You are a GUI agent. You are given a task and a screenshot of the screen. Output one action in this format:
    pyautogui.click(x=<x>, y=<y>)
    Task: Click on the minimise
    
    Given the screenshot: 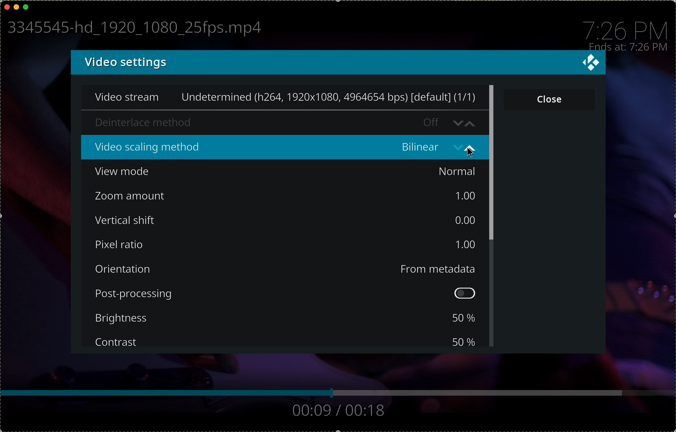 What is the action you would take?
    pyautogui.click(x=16, y=6)
    